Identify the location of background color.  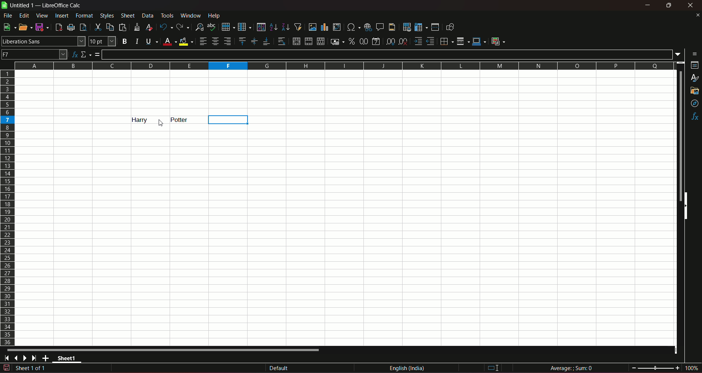
(186, 41).